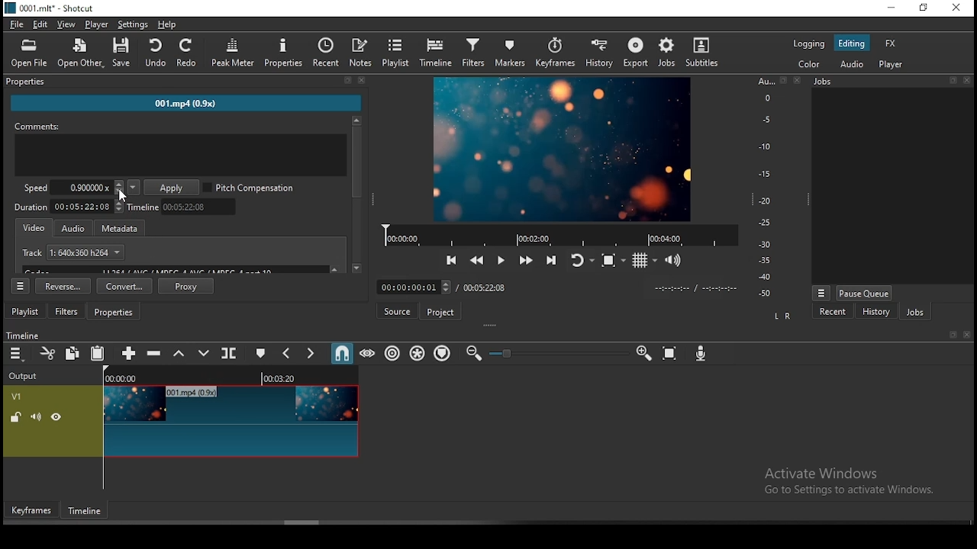 The height and width of the screenshot is (549, 977). I want to click on ripple, so click(392, 352).